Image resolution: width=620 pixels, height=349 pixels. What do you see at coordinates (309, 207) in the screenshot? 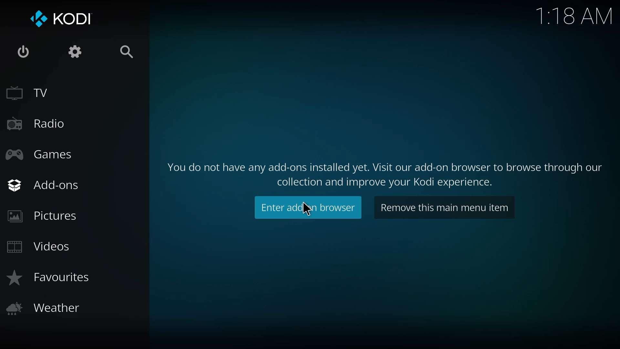
I see `click` at bounding box center [309, 207].